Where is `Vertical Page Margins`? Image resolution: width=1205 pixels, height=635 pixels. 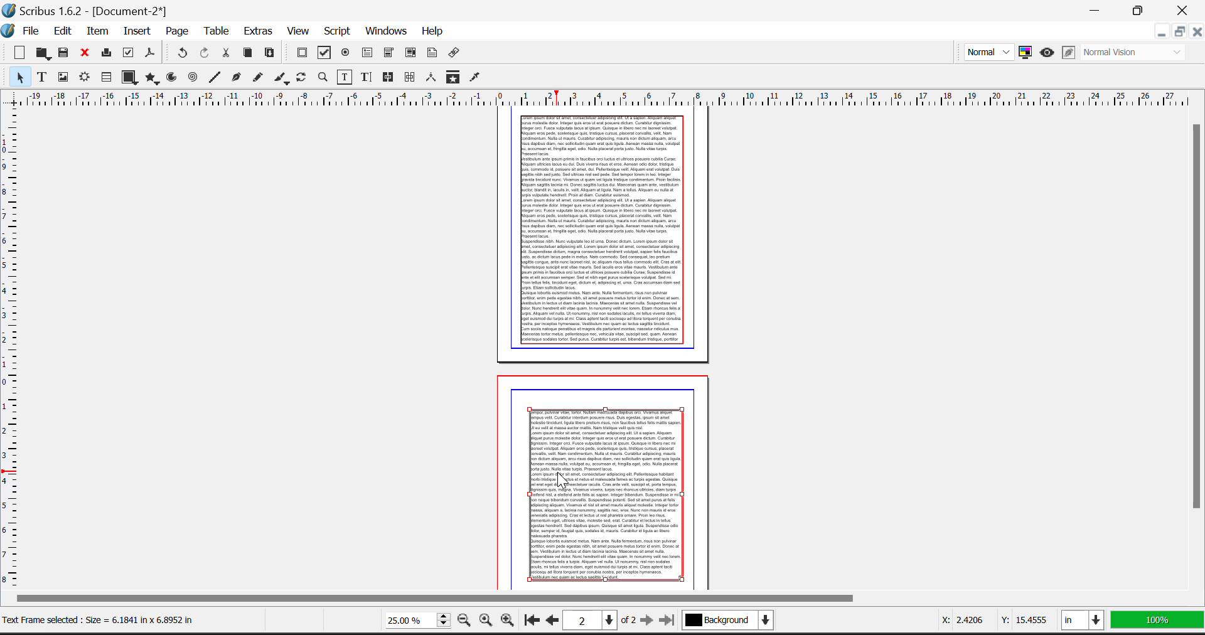 Vertical Page Margins is located at coordinates (608, 97).